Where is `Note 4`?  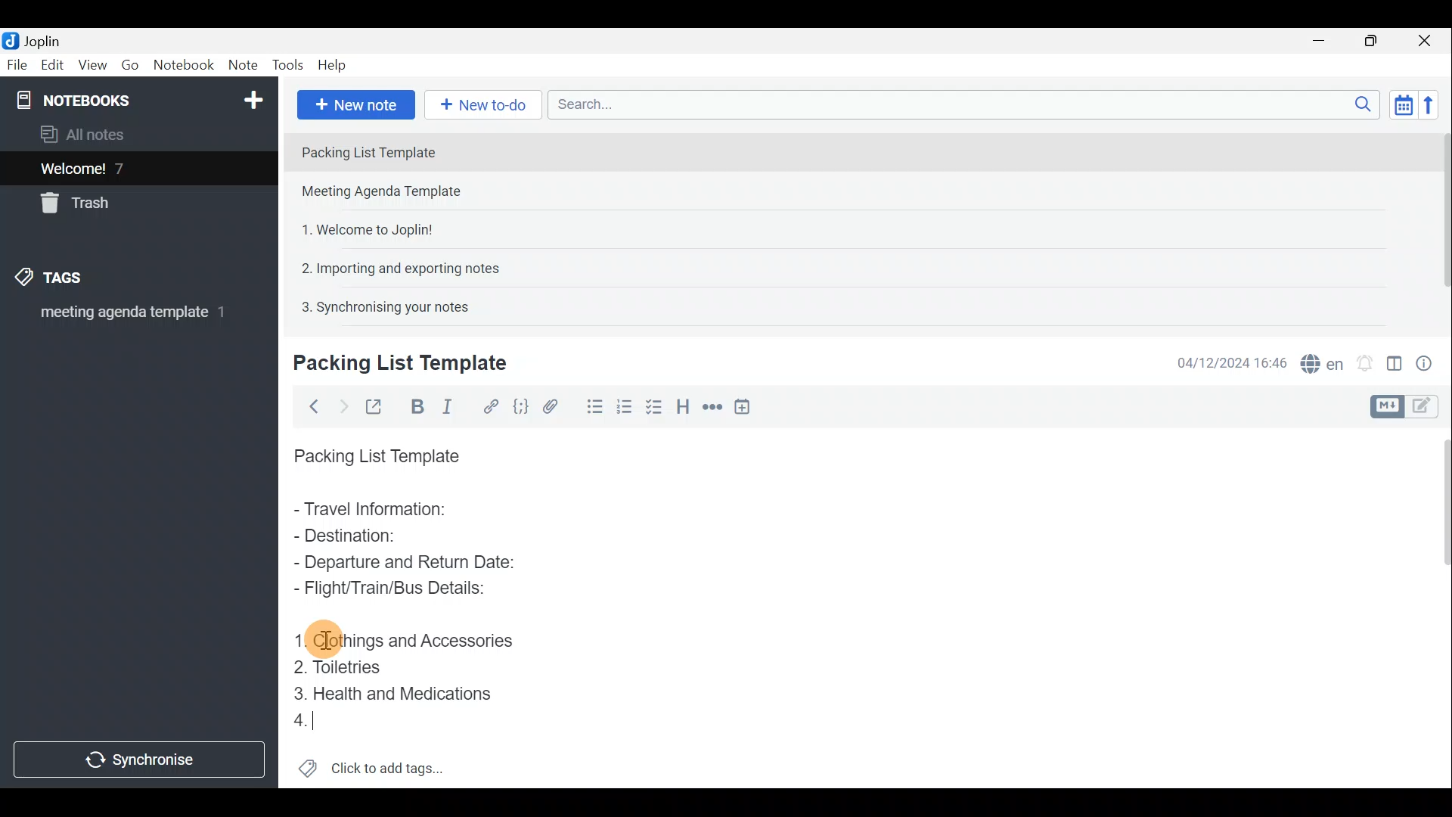 Note 4 is located at coordinates (392, 266).